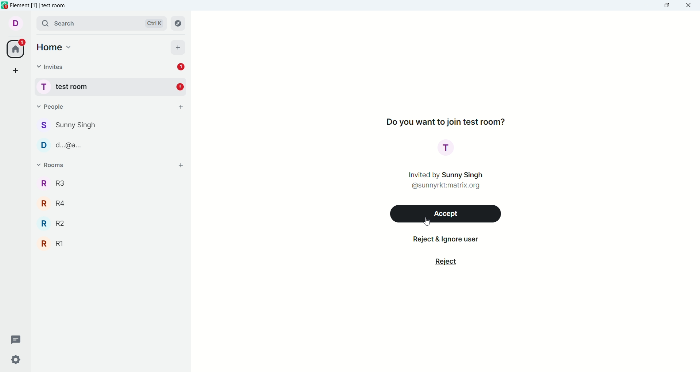 The height and width of the screenshot is (372, 700). What do you see at coordinates (691, 7) in the screenshot?
I see `close` at bounding box center [691, 7].